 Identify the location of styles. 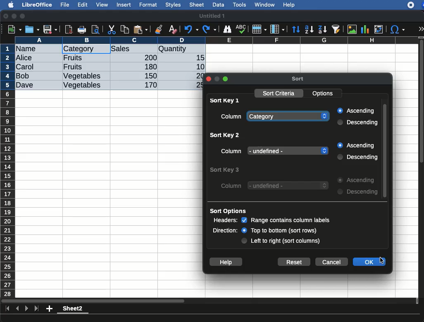
(172, 6).